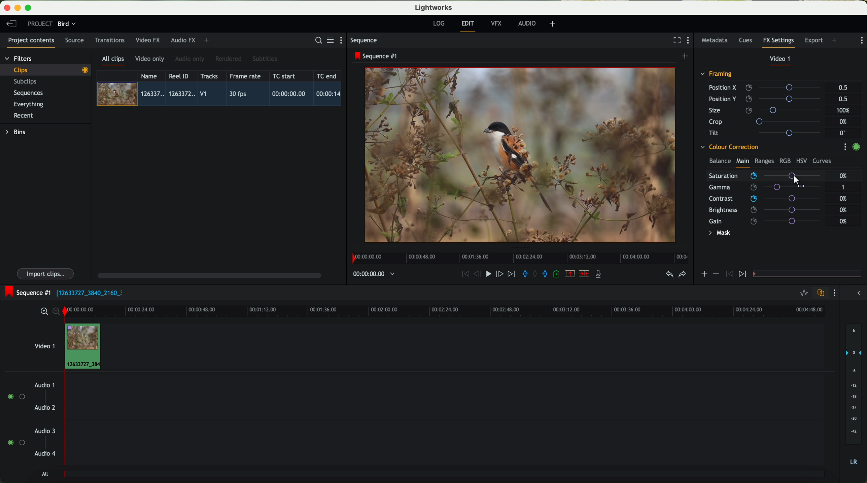 Image resolution: width=867 pixels, height=483 pixels. What do you see at coordinates (377, 56) in the screenshot?
I see `sequence #1` at bounding box center [377, 56].